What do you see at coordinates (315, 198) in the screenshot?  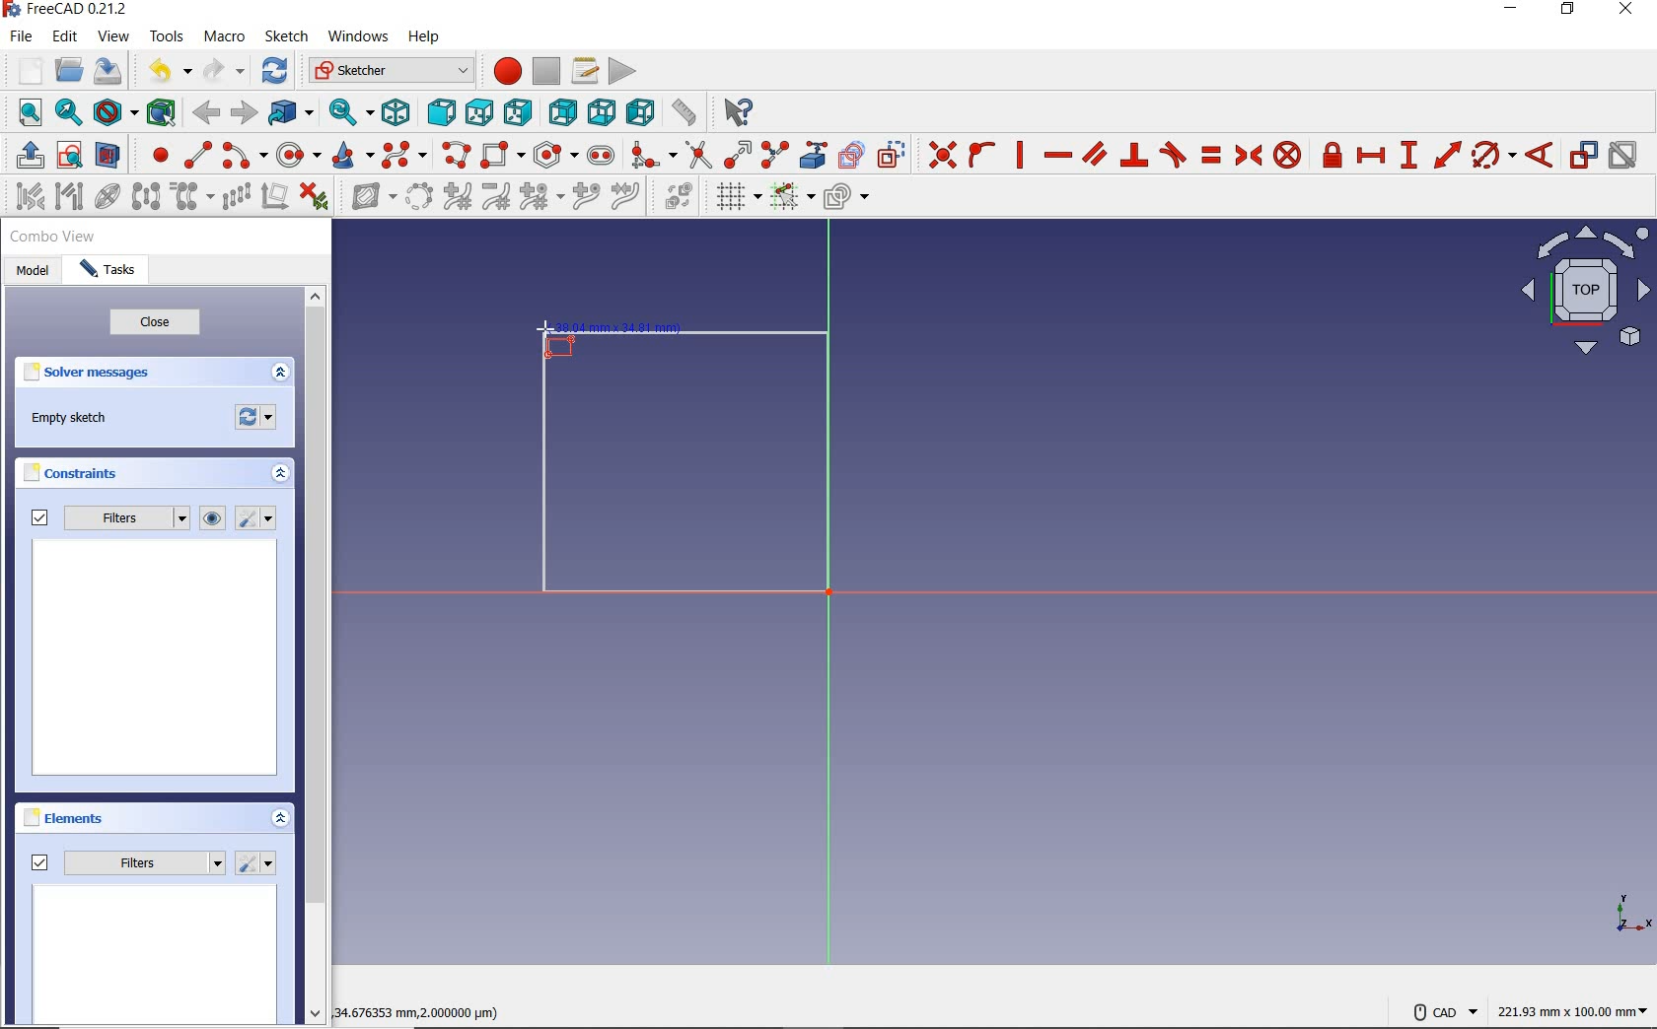 I see `delete all constrains` at bounding box center [315, 198].